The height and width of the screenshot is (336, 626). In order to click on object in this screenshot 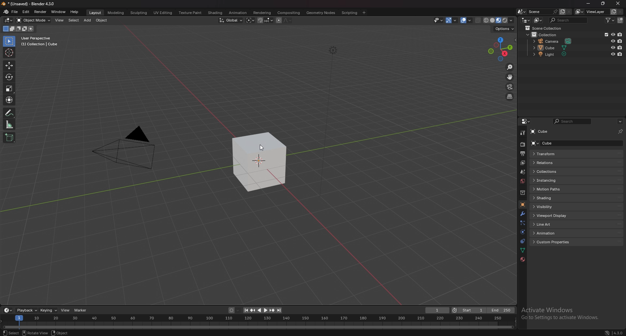, I will do `click(102, 21)`.